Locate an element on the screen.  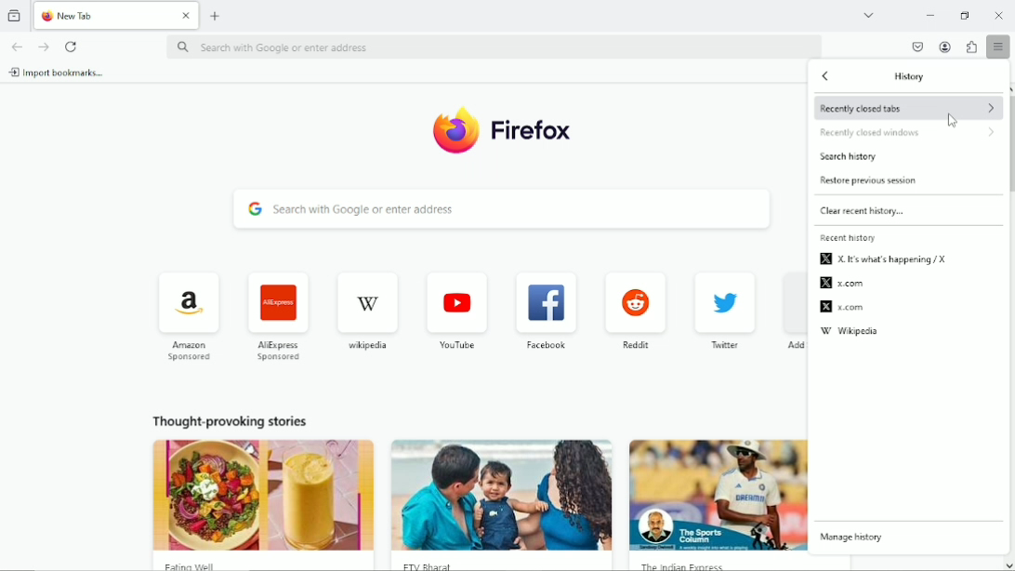
Amazon is located at coordinates (187, 352).